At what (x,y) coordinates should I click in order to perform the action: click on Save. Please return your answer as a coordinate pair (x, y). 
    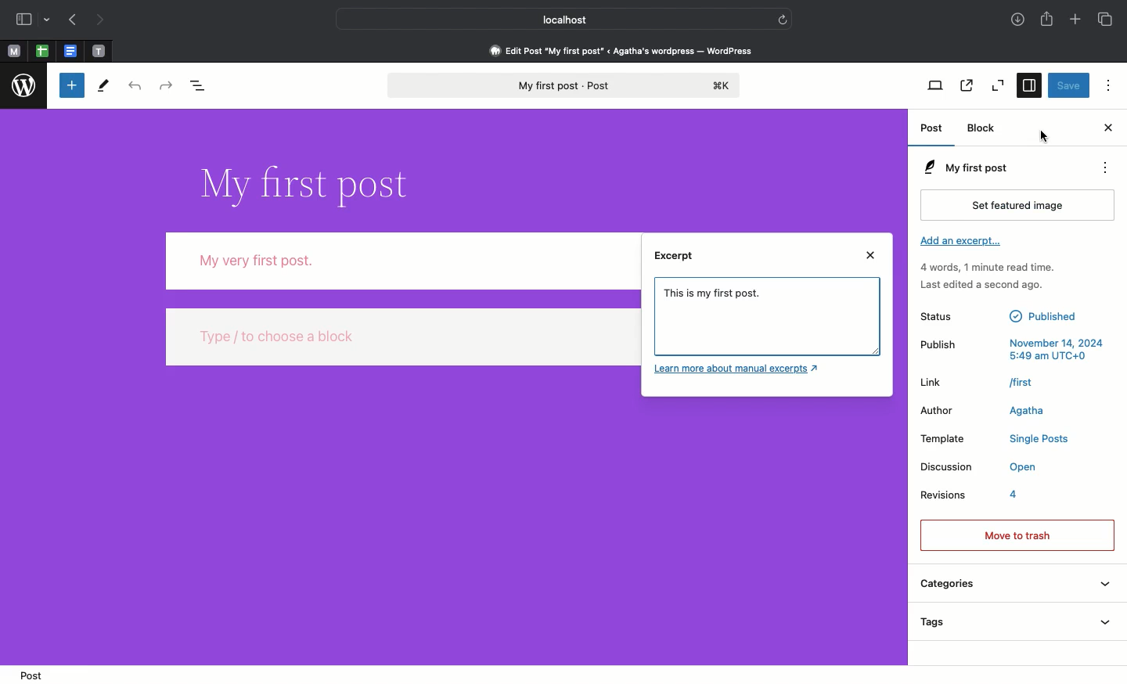
    Looking at the image, I should click on (1068, 86).